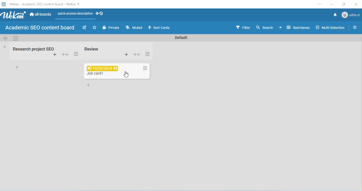 This screenshot has width=362, height=191. I want to click on wekan logo, so click(3, 4).